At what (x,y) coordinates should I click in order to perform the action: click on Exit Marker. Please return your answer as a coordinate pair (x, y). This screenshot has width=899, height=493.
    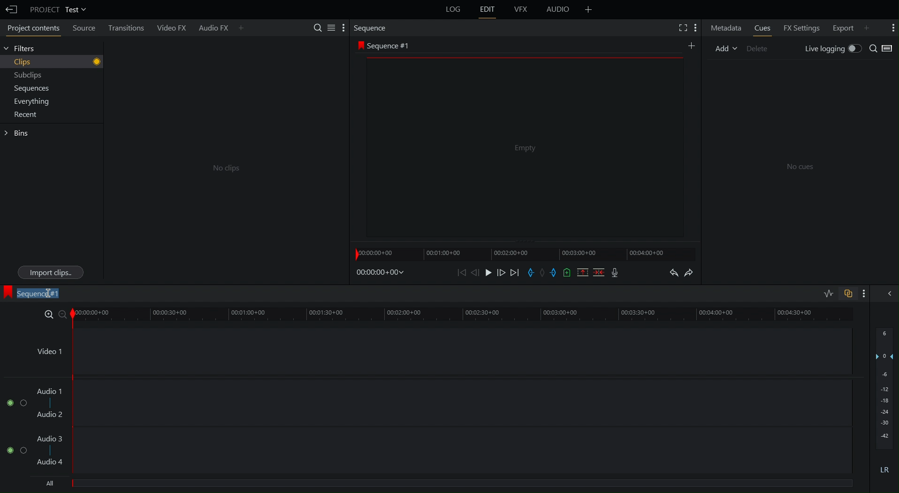
    Looking at the image, I should click on (556, 273).